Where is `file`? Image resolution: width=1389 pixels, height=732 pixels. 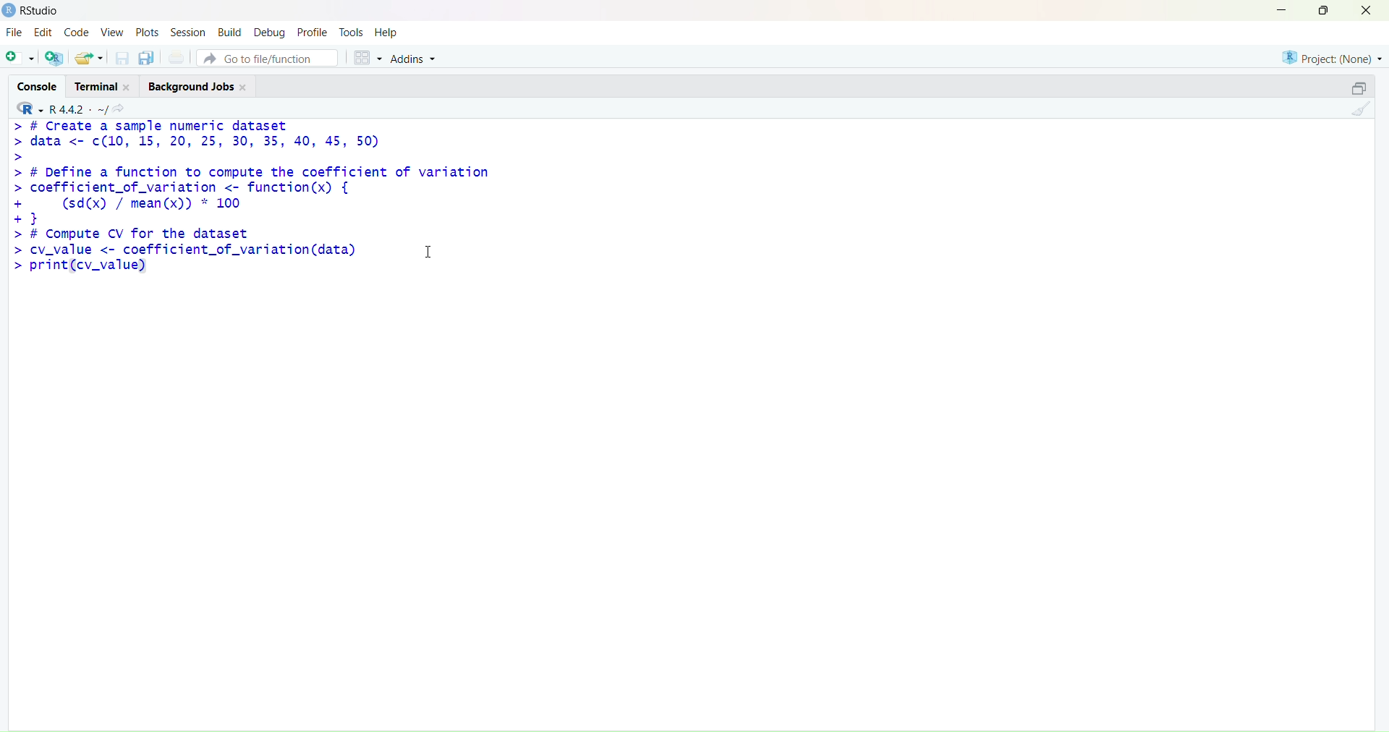
file is located at coordinates (13, 32).